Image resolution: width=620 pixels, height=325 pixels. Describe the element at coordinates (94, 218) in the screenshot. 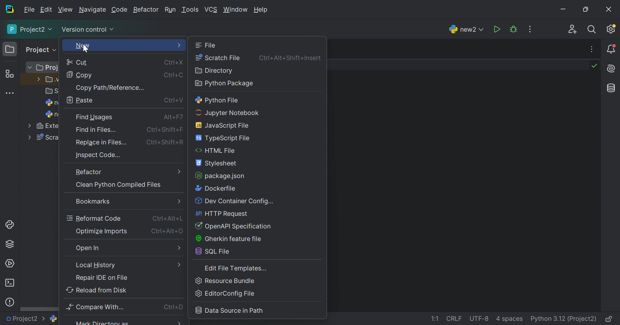

I see `Reformat code` at that location.